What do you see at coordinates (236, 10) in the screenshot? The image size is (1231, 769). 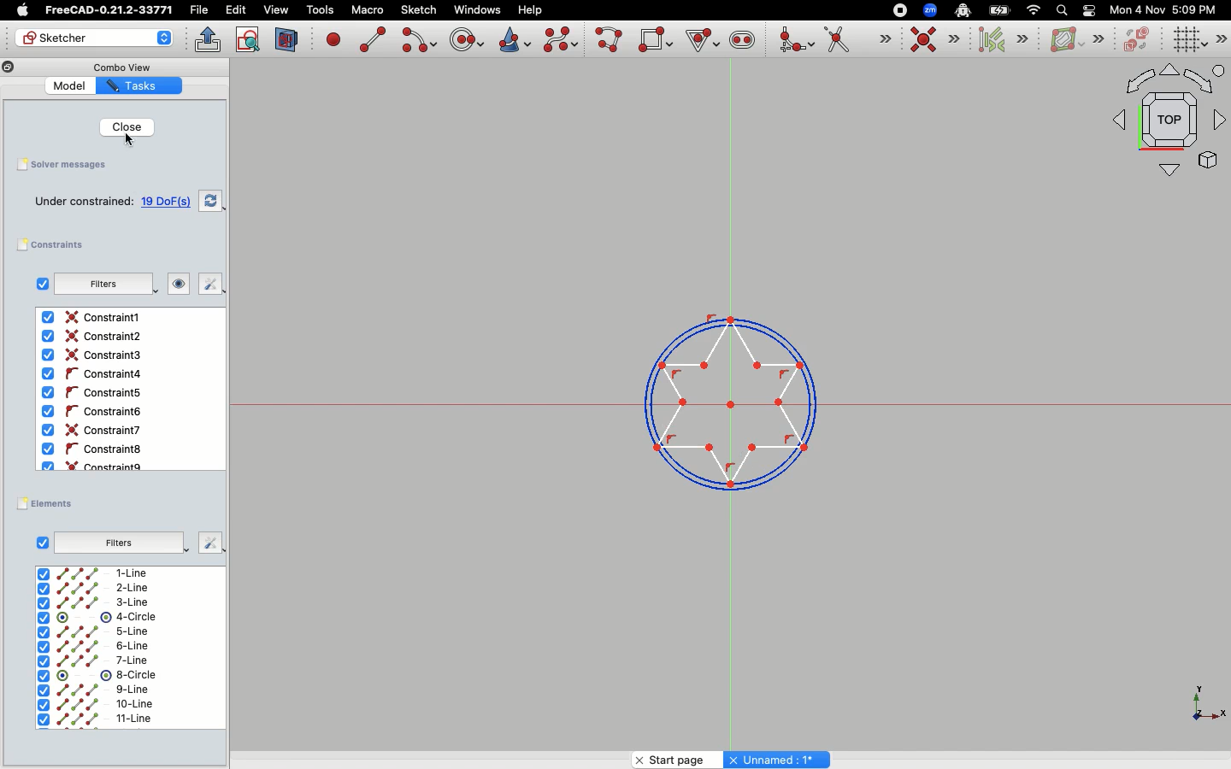 I see `Edit` at bounding box center [236, 10].